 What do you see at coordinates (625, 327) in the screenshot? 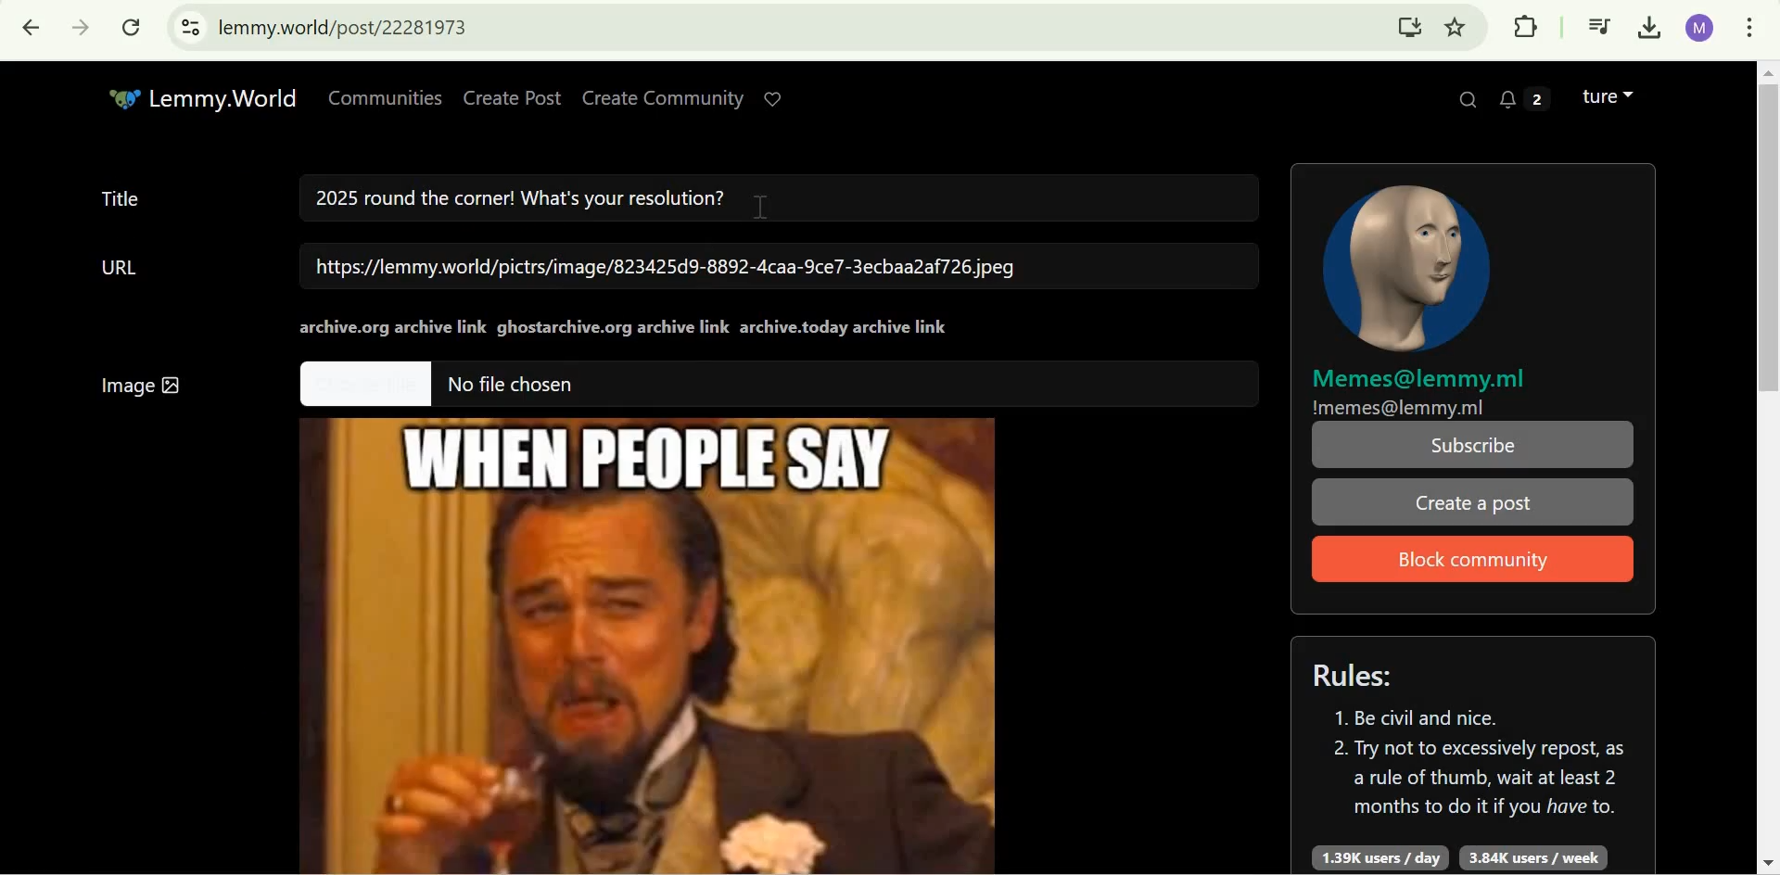
I see `archive.org archive linkghostarchive.org archive linkarchive.today archive link` at bounding box center [625, 327].